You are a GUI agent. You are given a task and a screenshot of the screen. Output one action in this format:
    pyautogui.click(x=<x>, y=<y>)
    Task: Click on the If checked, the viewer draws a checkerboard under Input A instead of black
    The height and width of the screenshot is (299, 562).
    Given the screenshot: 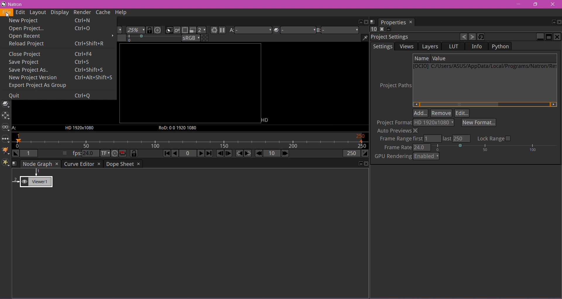 What is the action you would take?
    pyautogui.click(x=205, y=38)
    